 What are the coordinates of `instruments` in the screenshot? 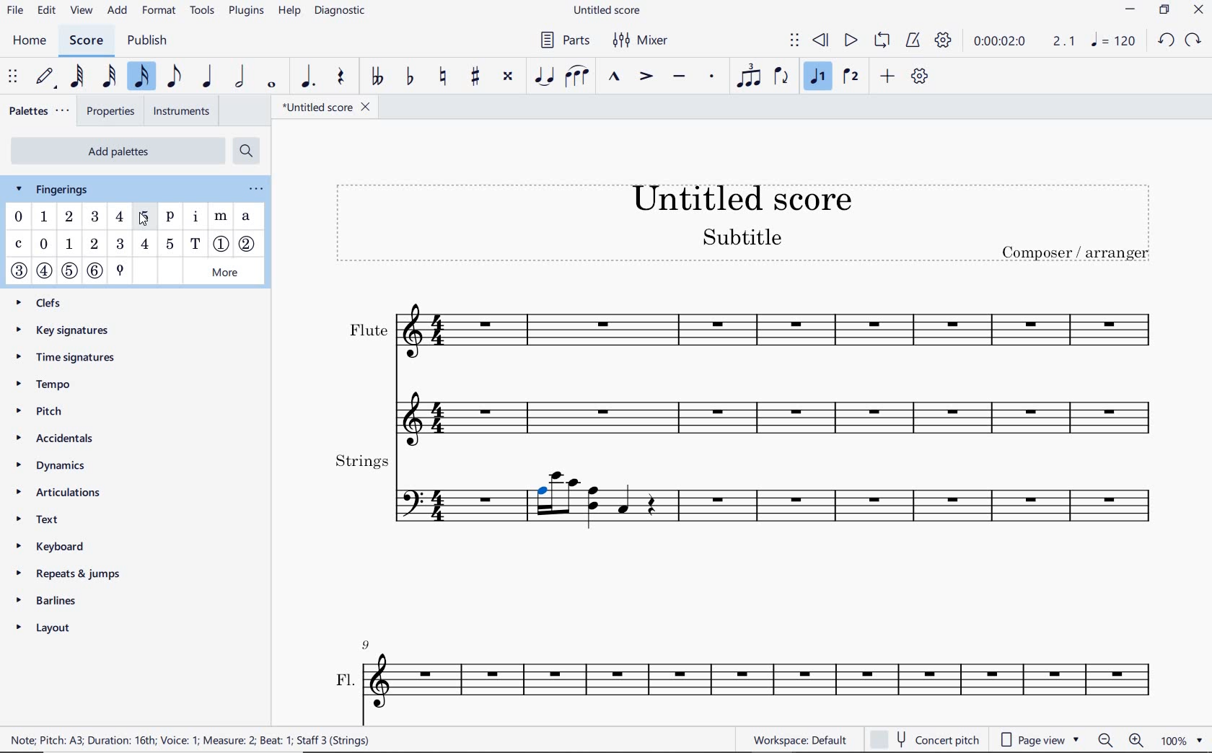 It's located at (180, 109).